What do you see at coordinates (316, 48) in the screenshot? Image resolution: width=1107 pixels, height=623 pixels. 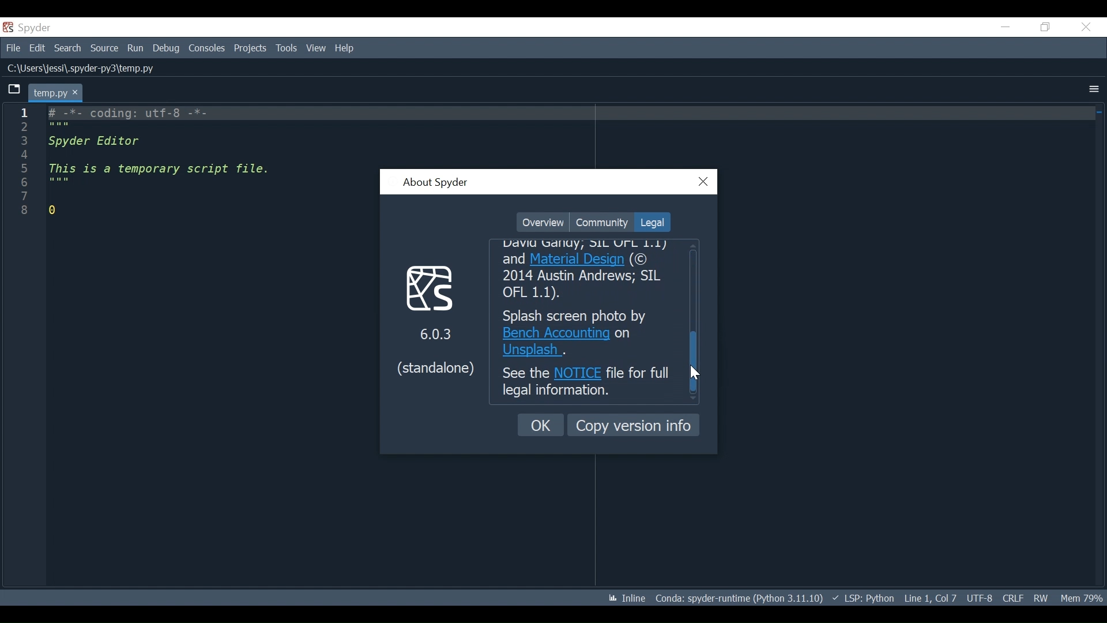 I see `View` at bounding box center [316, 48].